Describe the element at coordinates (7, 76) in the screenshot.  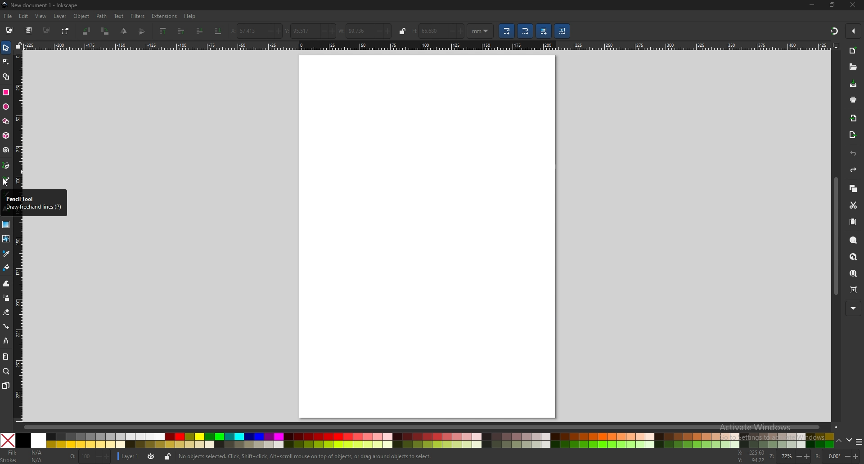
I see `shape builder` at that location.